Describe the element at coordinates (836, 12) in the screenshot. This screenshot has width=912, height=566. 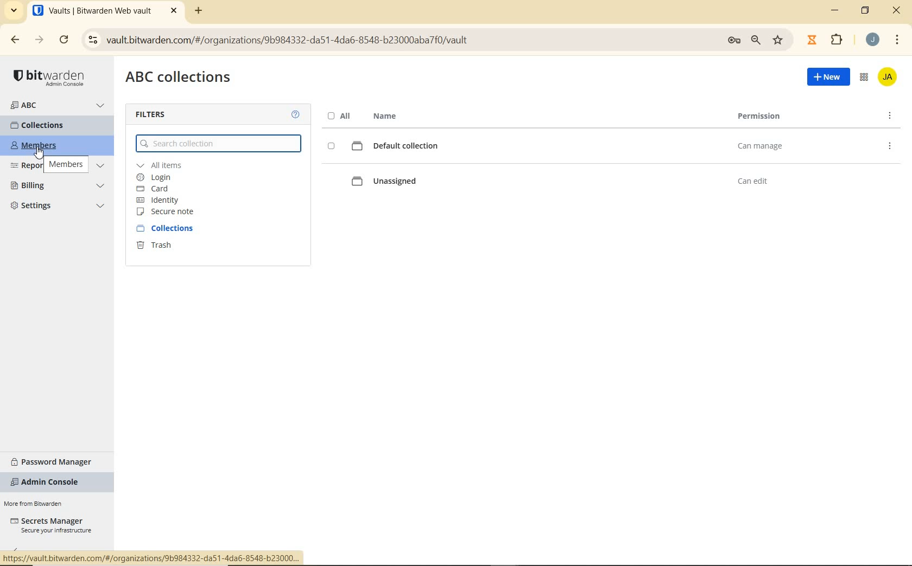
I see `MINIMIZE` at that location.